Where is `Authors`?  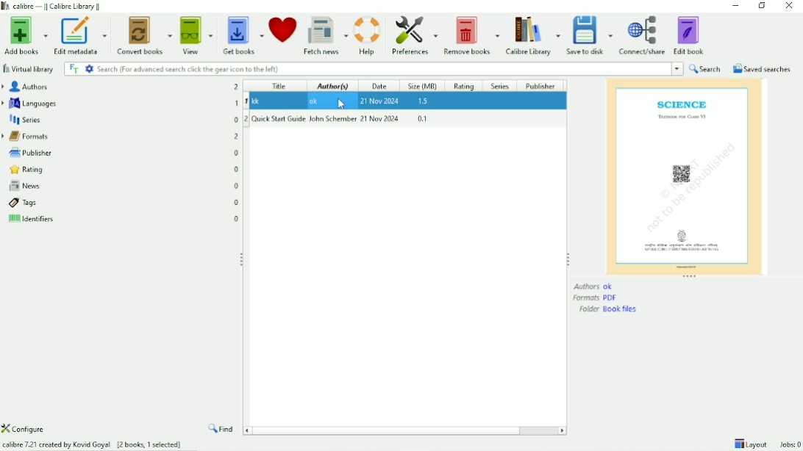 Authors is located at coordinates (121, 87).